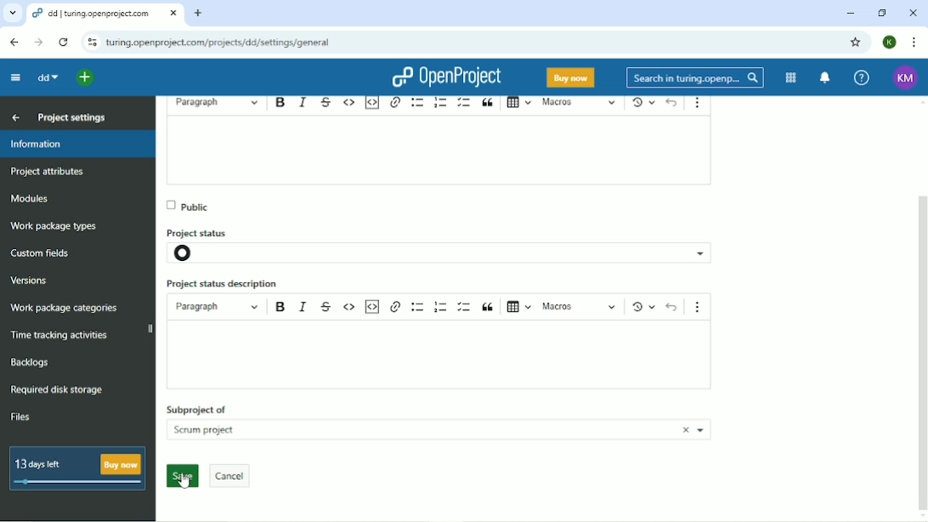  Describe the element at coordinates (914, 43) in the screenshot. I see `Customize and control google chrome` at that location.